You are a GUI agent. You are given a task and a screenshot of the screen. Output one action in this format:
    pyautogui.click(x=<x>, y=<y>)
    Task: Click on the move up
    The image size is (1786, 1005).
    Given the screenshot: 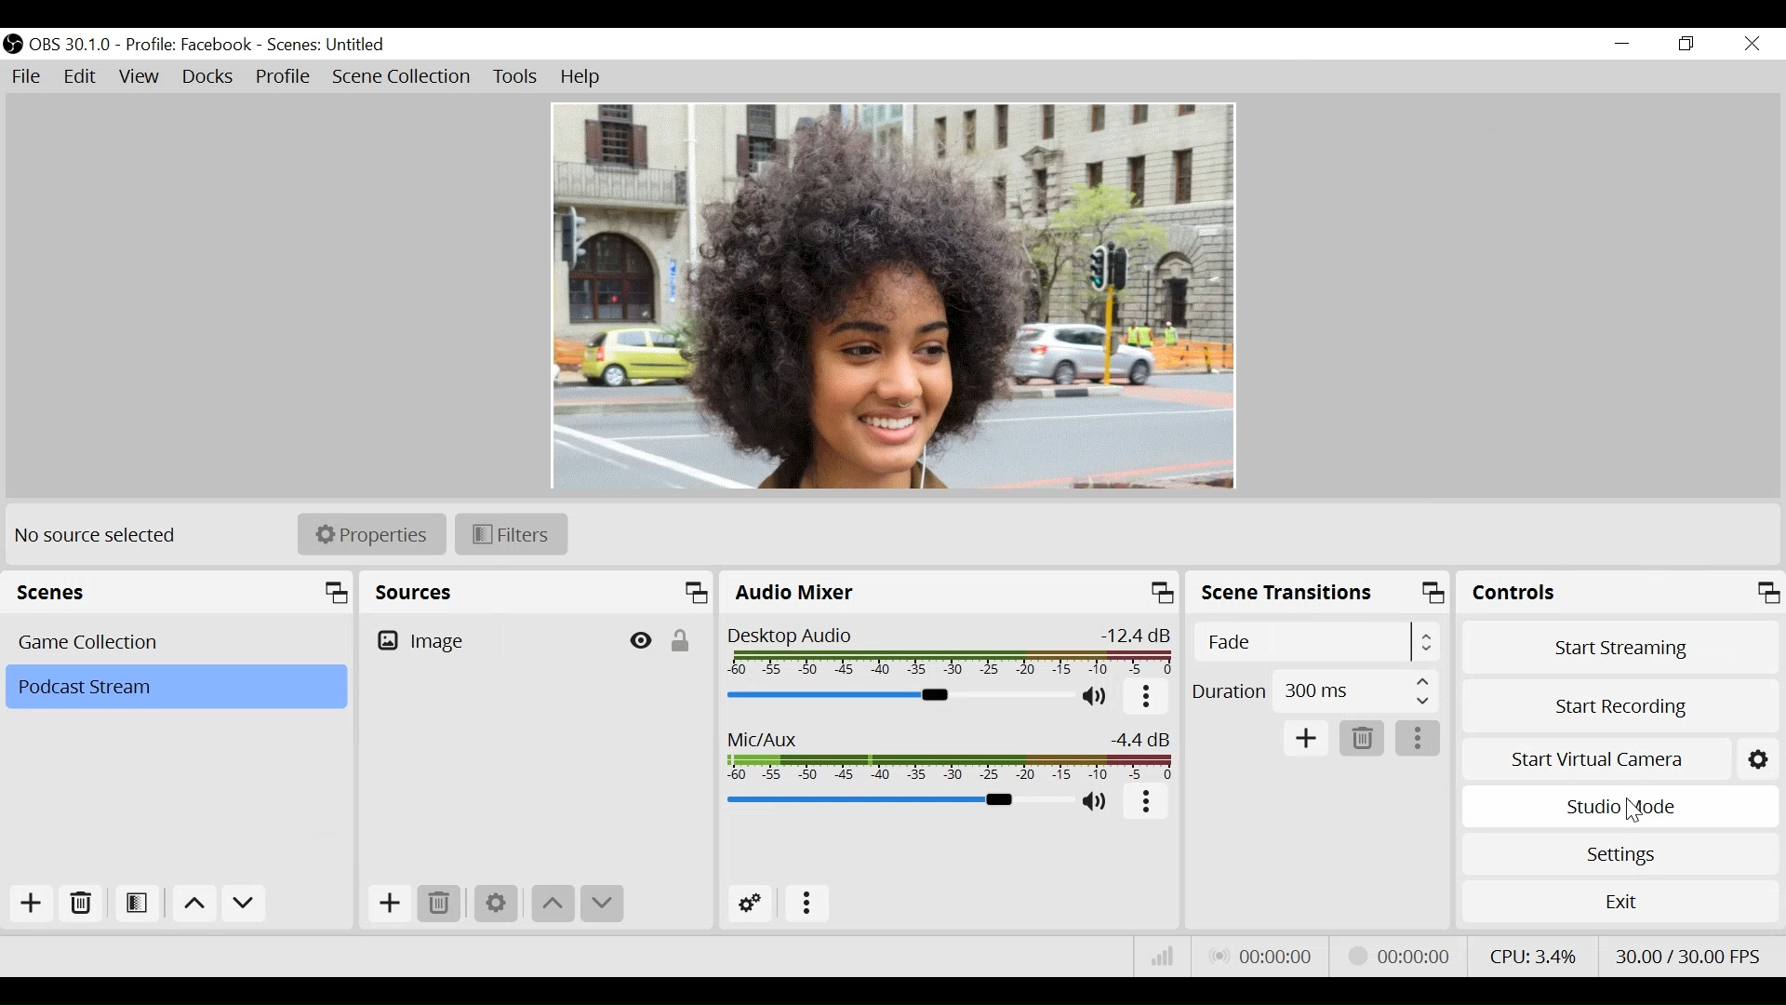 What is the action you would take?
    pyautogui.click(x=193, y=904)
    